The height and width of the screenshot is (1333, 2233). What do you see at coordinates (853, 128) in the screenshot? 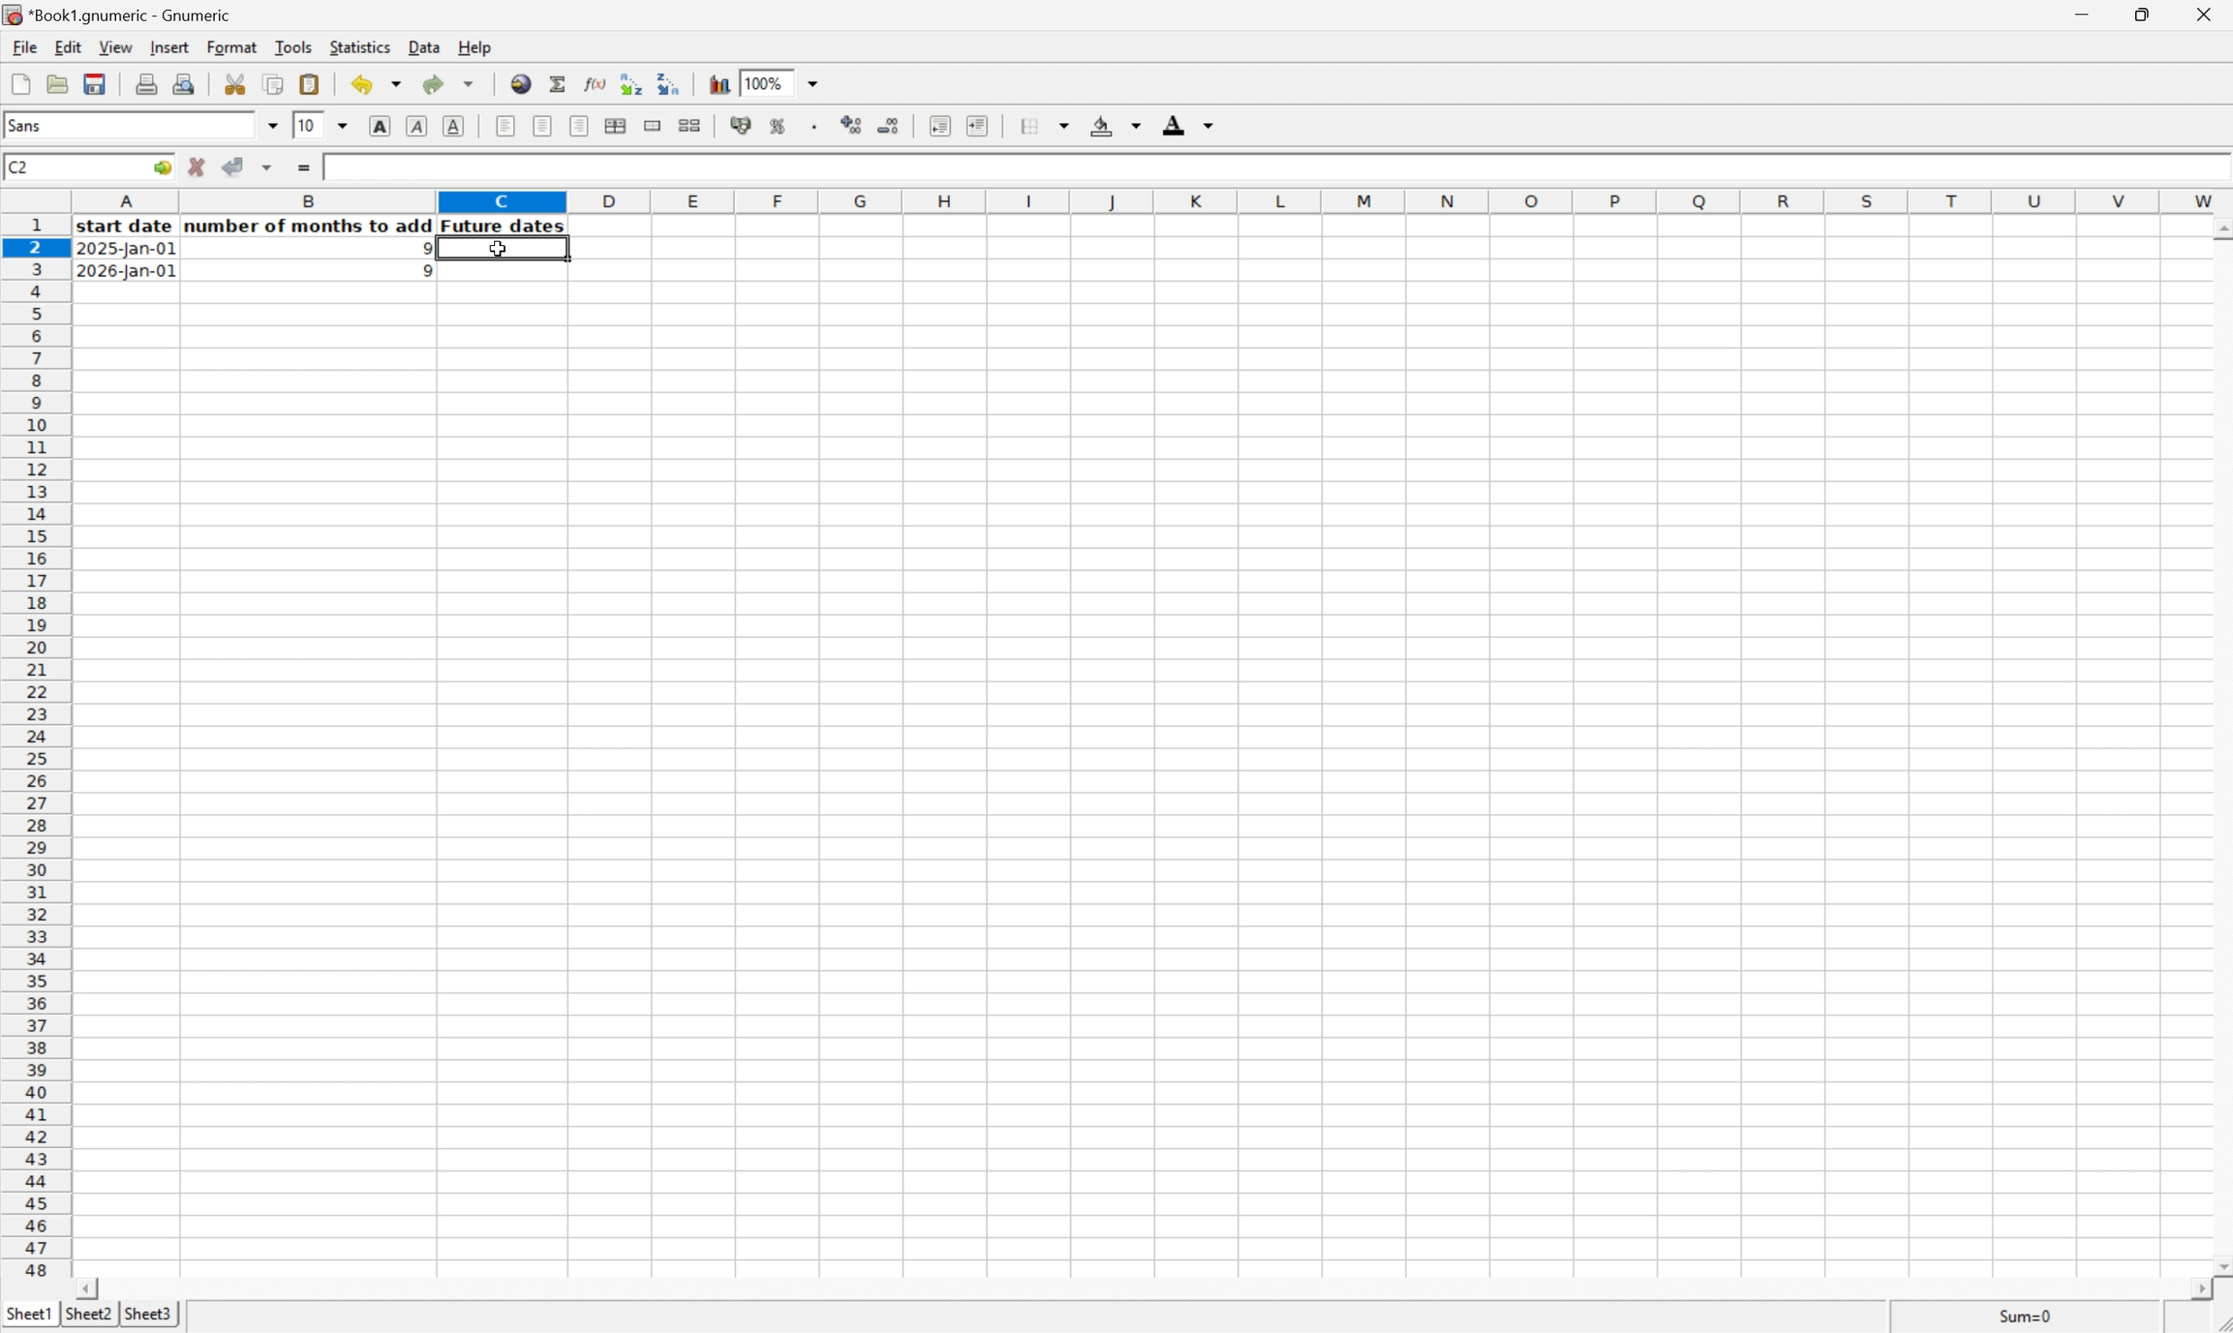
I see `Increase the number of decimals displayed` at bounding box center [853, 128].